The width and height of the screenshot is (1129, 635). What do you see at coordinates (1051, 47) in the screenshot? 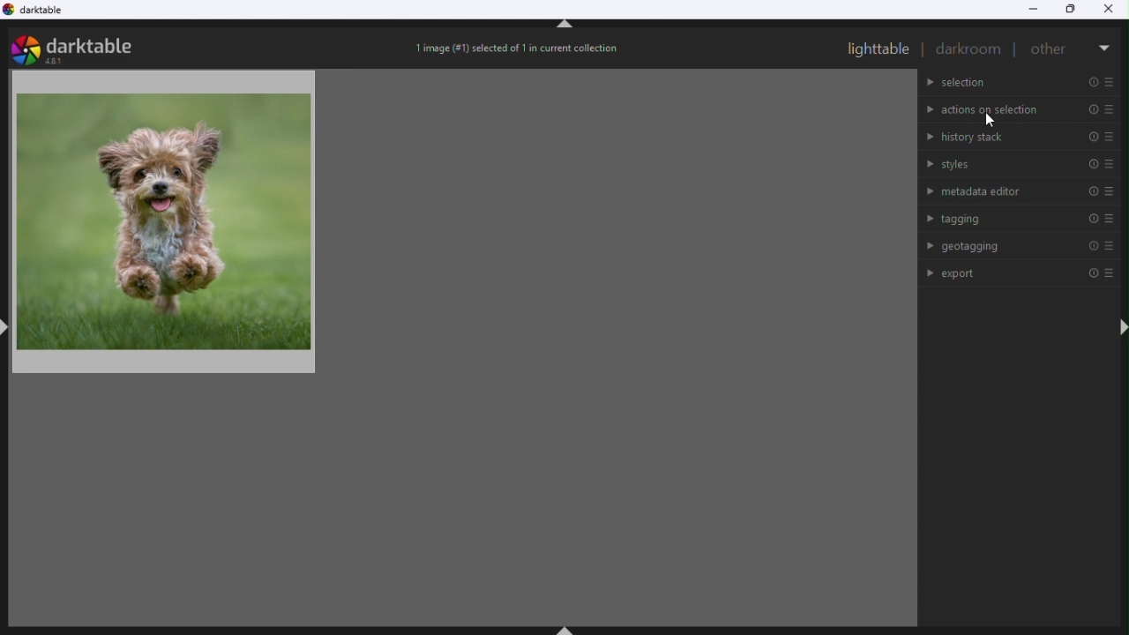
I see `Other` at bounding box center [1051, 47].